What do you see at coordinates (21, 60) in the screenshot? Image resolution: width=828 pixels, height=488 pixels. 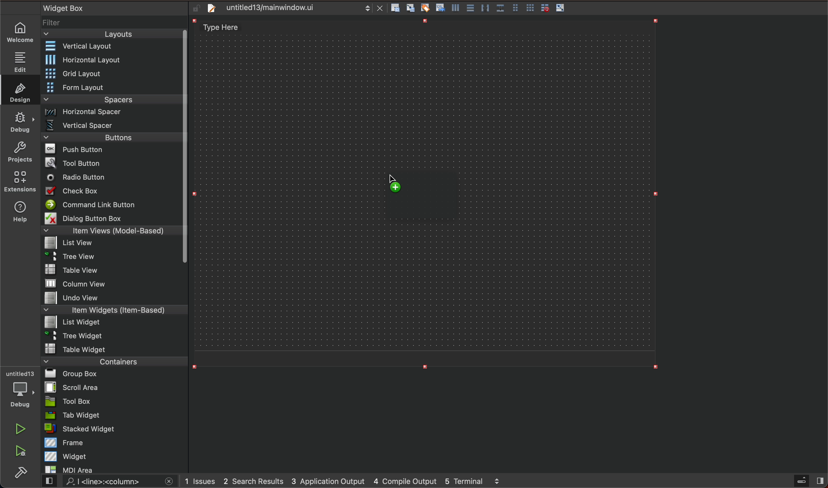 I see `edit` at bounding box center [21, 60].